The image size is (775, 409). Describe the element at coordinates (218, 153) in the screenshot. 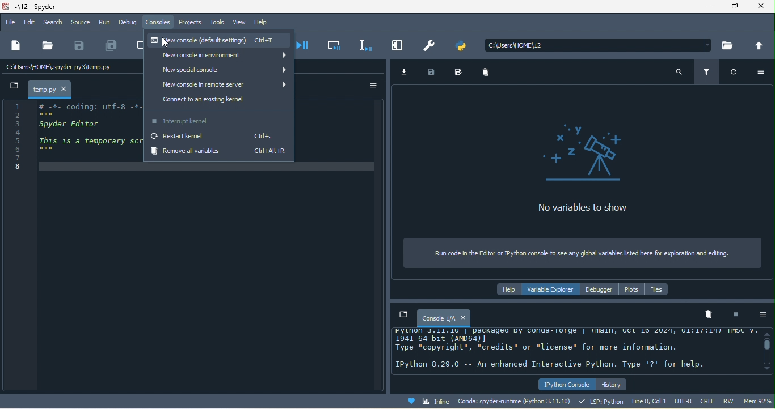

I see `remove all variables` at that location.